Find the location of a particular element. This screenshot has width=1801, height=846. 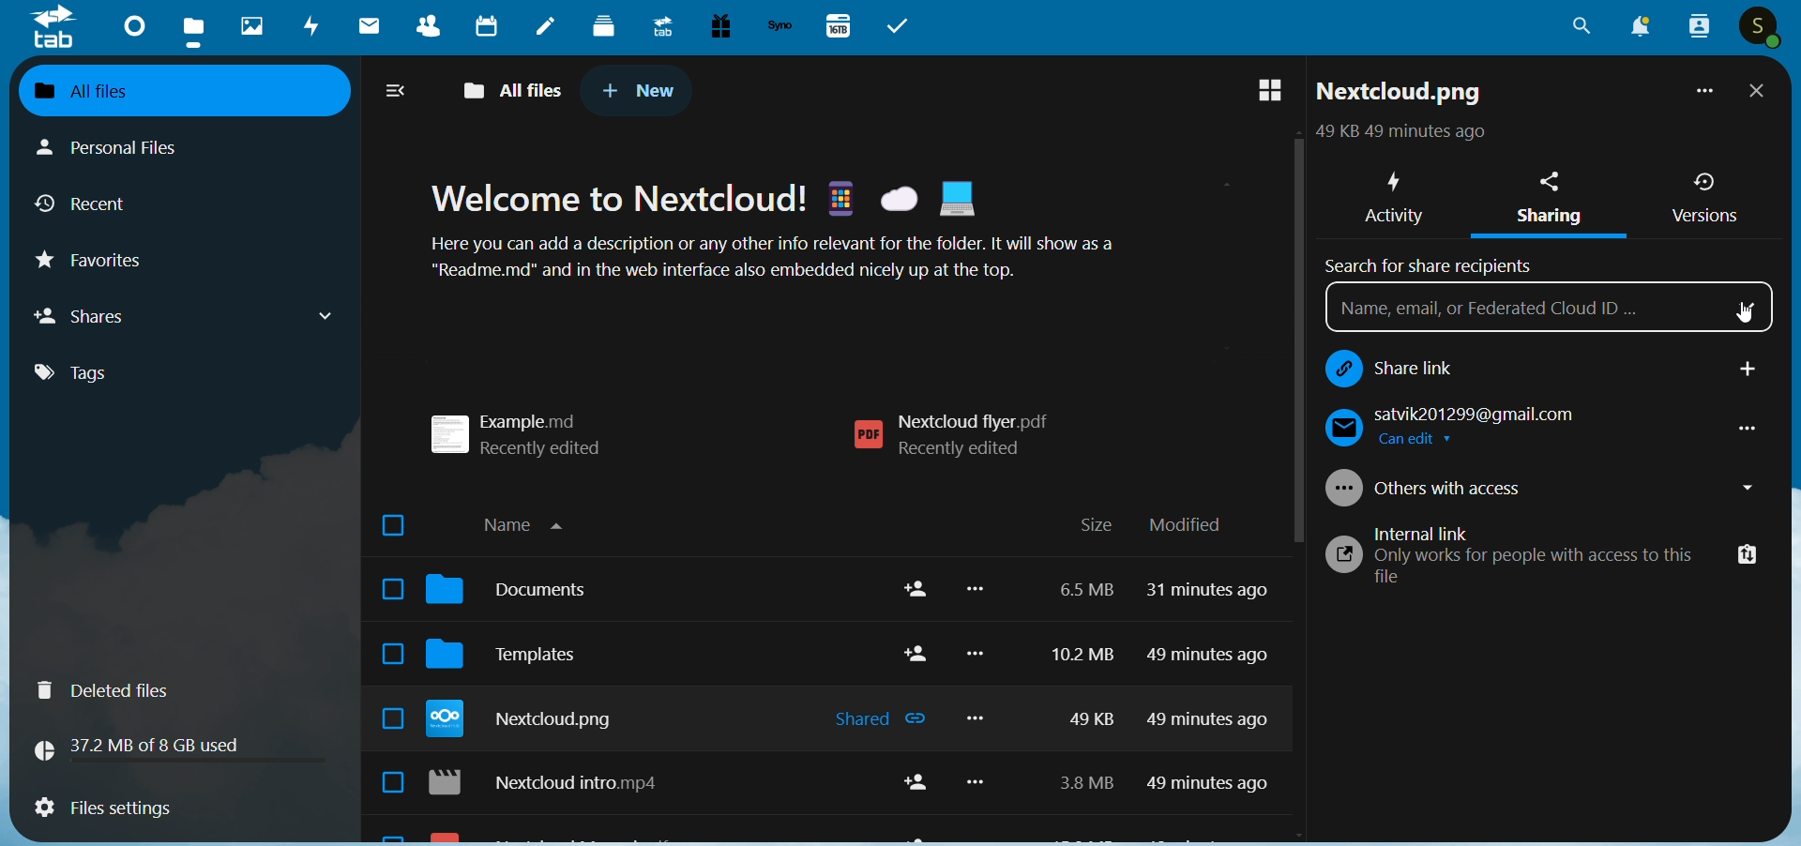

shares is located at coordinates (188, 315).